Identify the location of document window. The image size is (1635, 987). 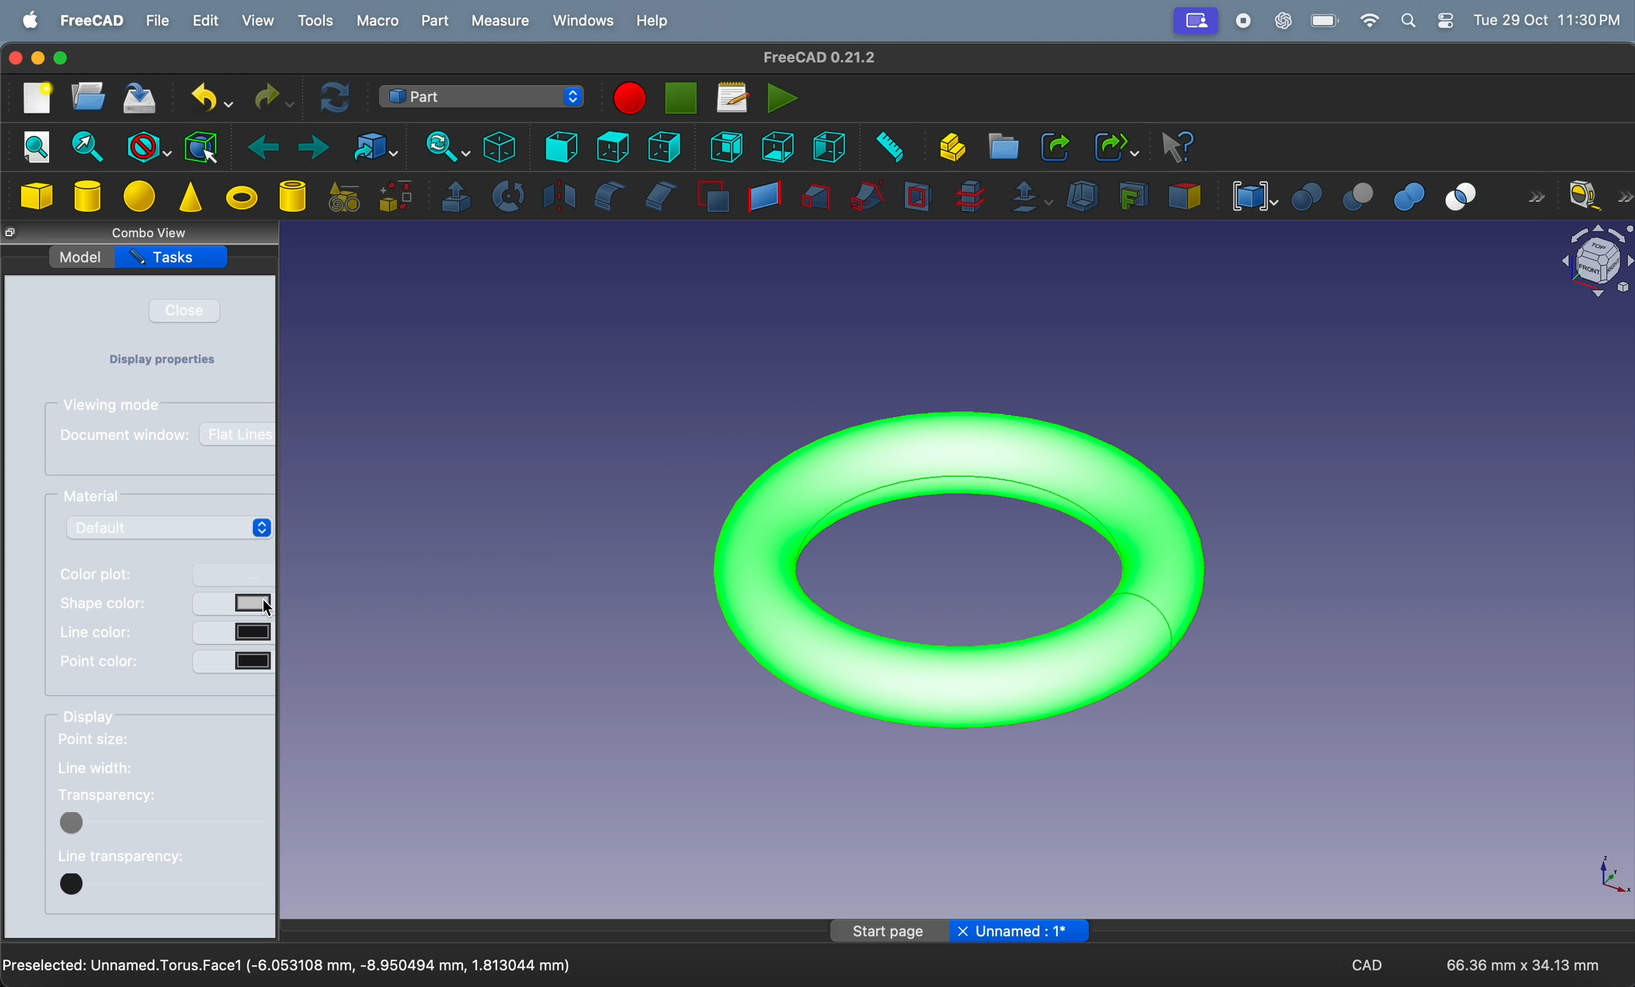
(126, 437).